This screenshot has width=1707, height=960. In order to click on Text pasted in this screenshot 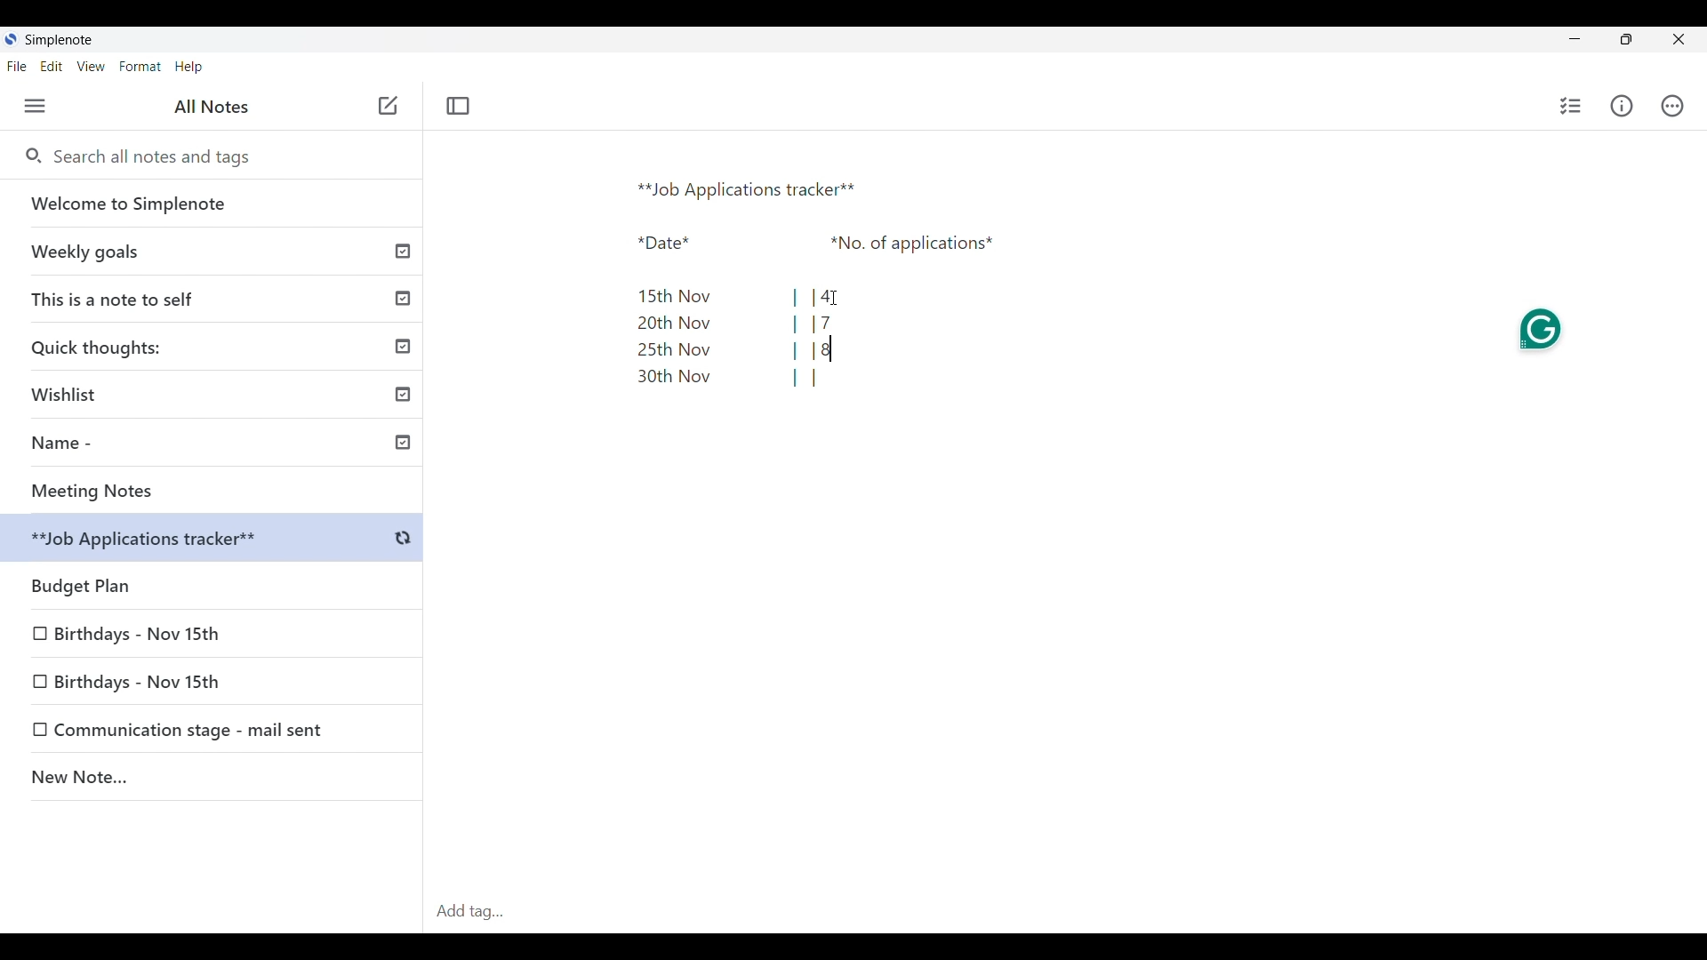, I will do `click(802, 281)`.